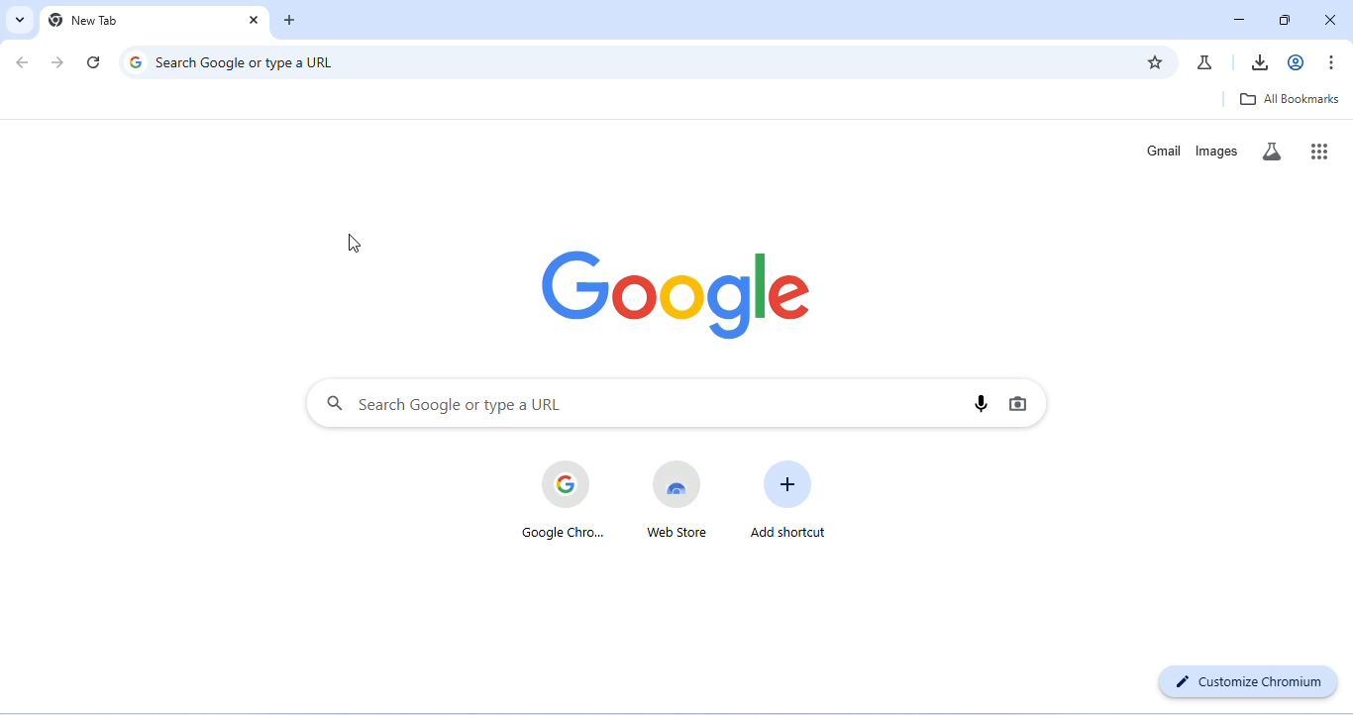 The width and height of the screenshot is (1353, 715). Describe the element at coordinates (1217, 151) in the screenshot. I see `images` at that location.